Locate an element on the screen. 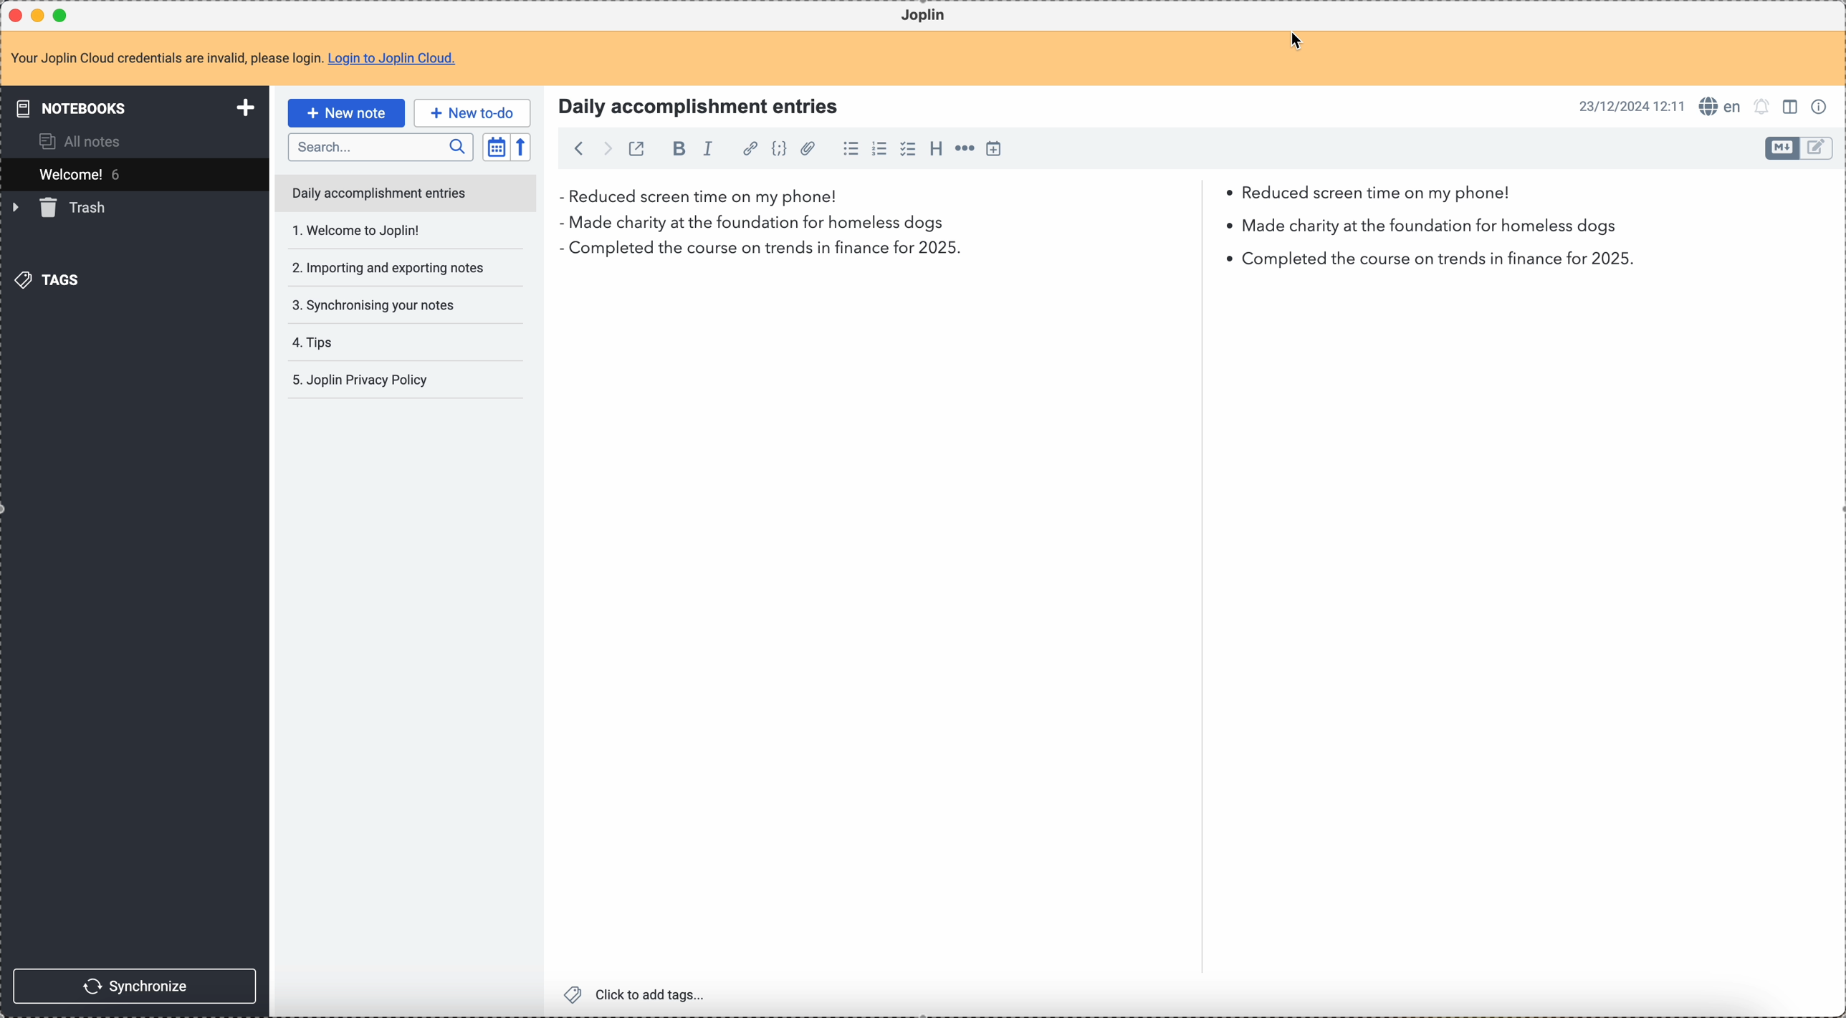 This screenshot has height=1018, width=1846. spell checker is located at coordinates (1721, 107).